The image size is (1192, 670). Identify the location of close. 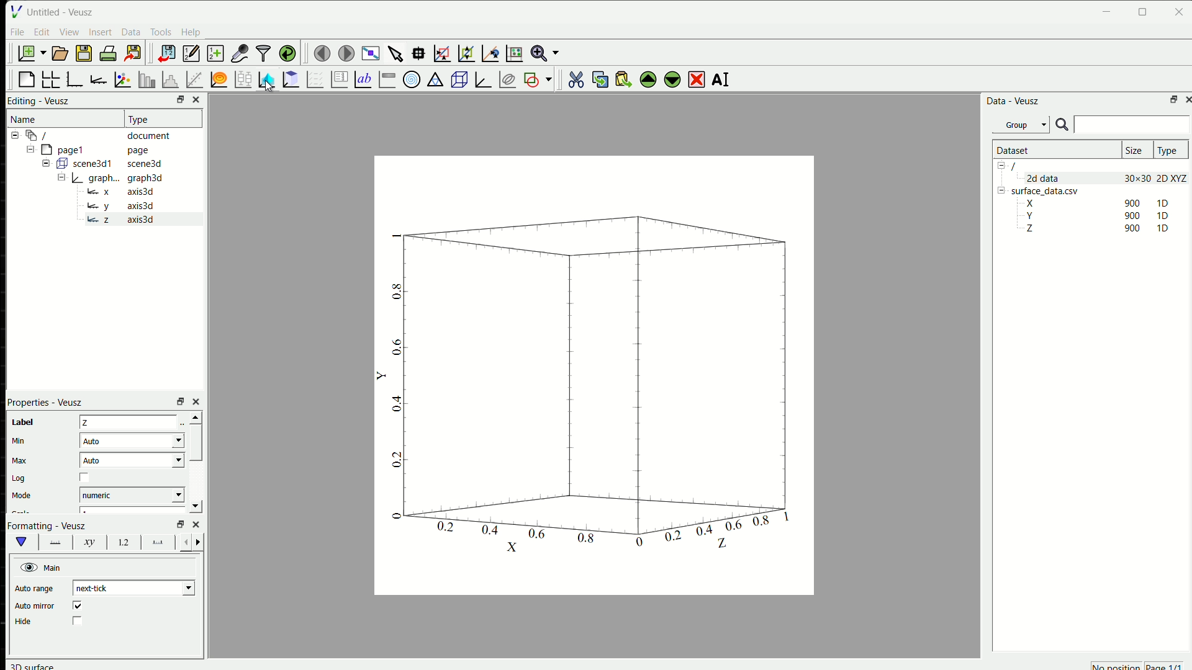
(197, 524).